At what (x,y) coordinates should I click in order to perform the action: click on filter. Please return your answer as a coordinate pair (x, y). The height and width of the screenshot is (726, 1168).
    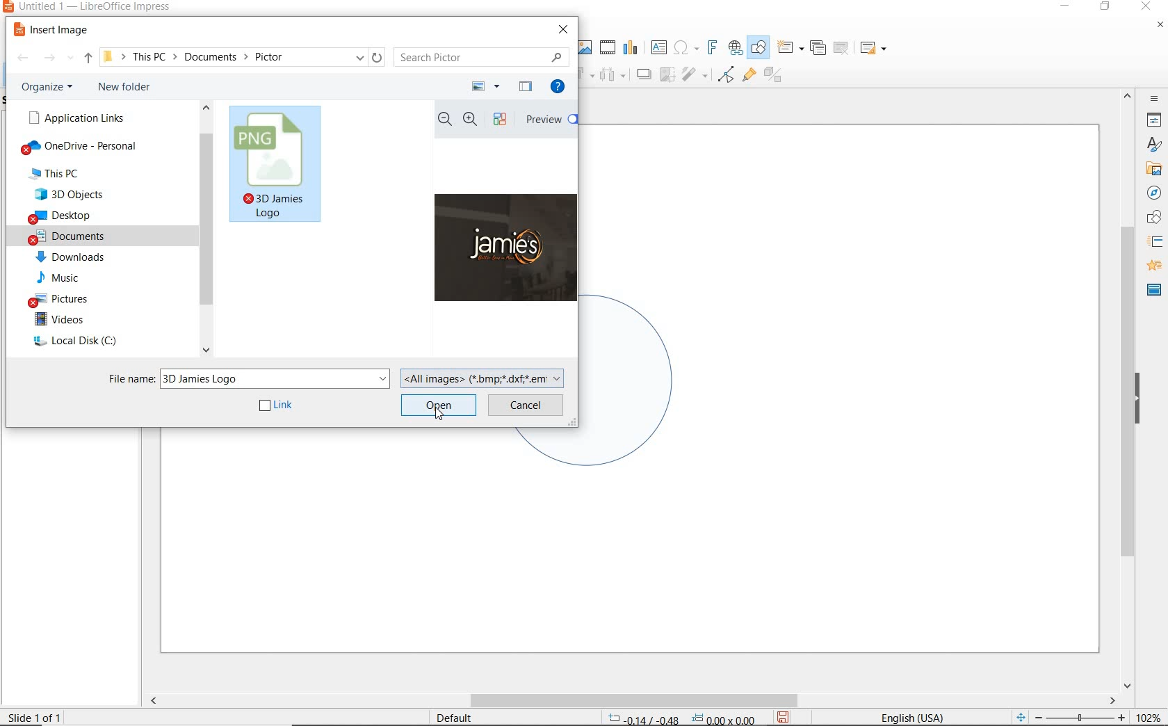
    Looking at the image, I should click on (726, 72).